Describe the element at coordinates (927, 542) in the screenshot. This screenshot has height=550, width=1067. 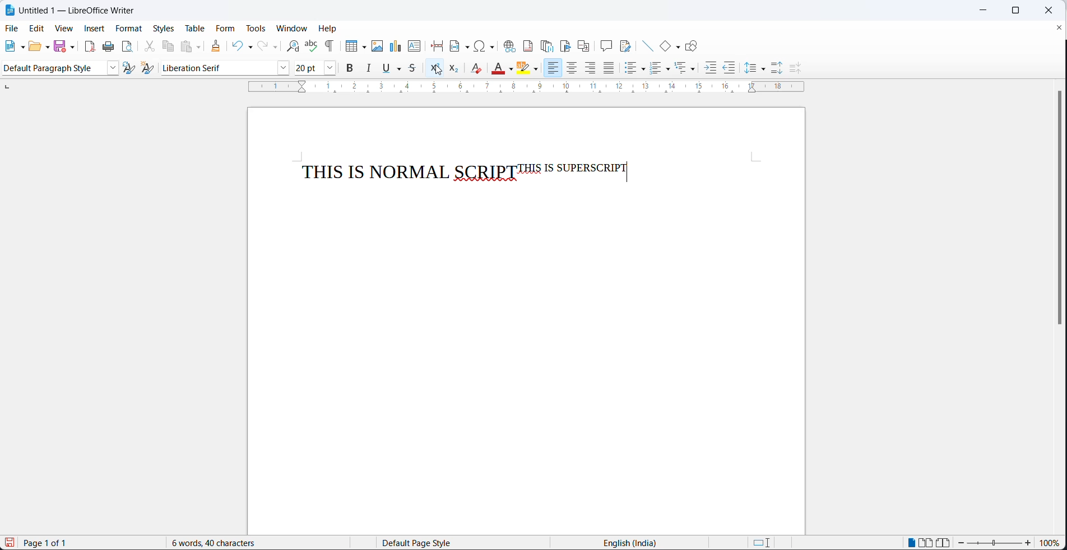
I see `multipage view` at that location.